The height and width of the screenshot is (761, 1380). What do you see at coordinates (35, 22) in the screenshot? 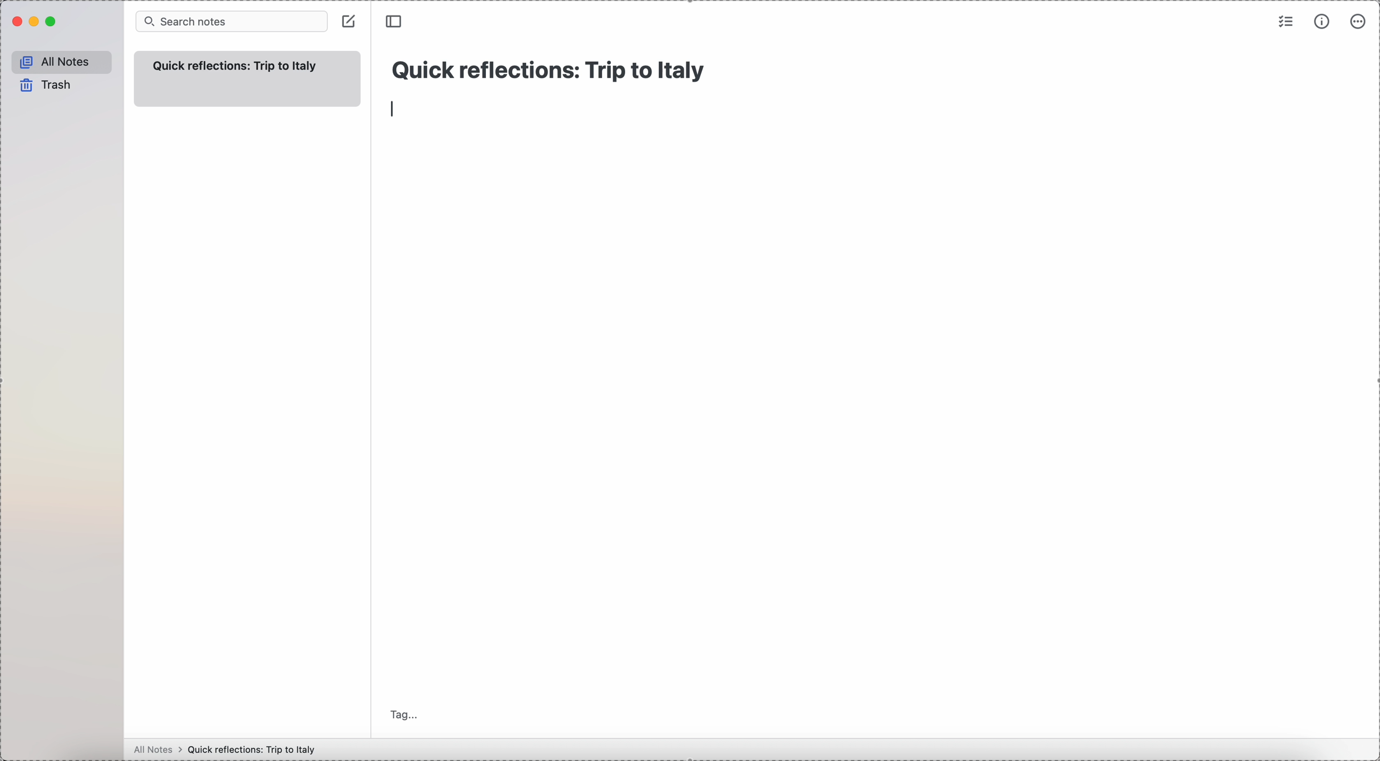
I see `minimize` at bounding box center [35, 22].